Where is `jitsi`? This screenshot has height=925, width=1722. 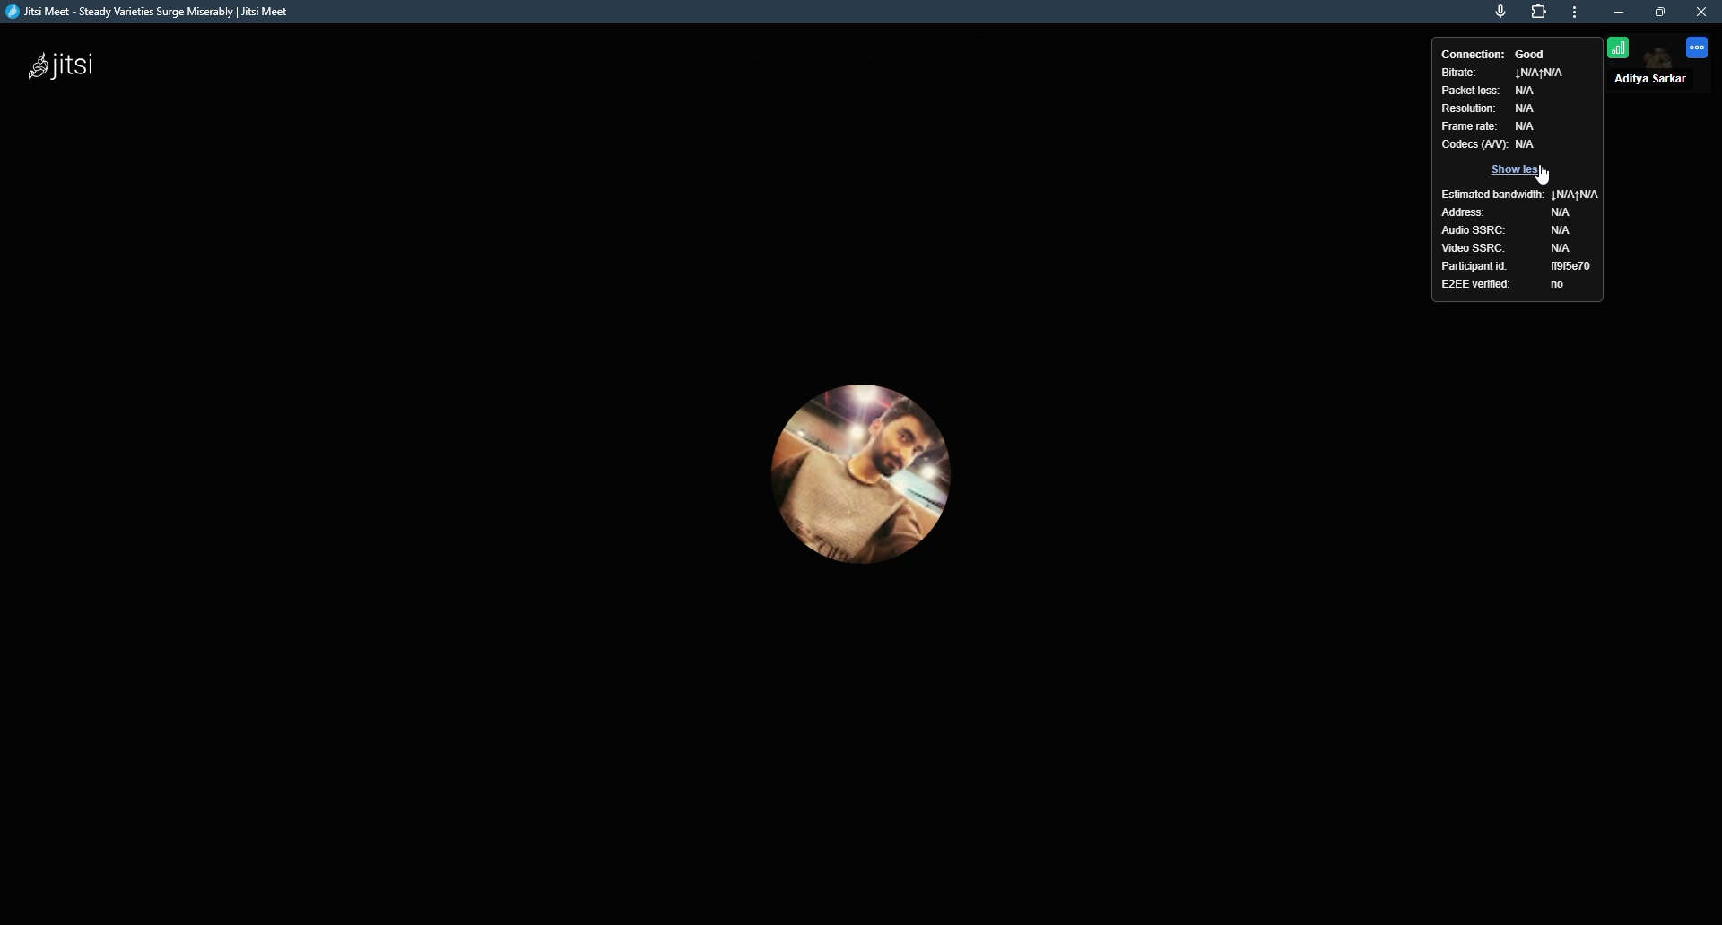 jitsi is located at coordinates (74, 73).